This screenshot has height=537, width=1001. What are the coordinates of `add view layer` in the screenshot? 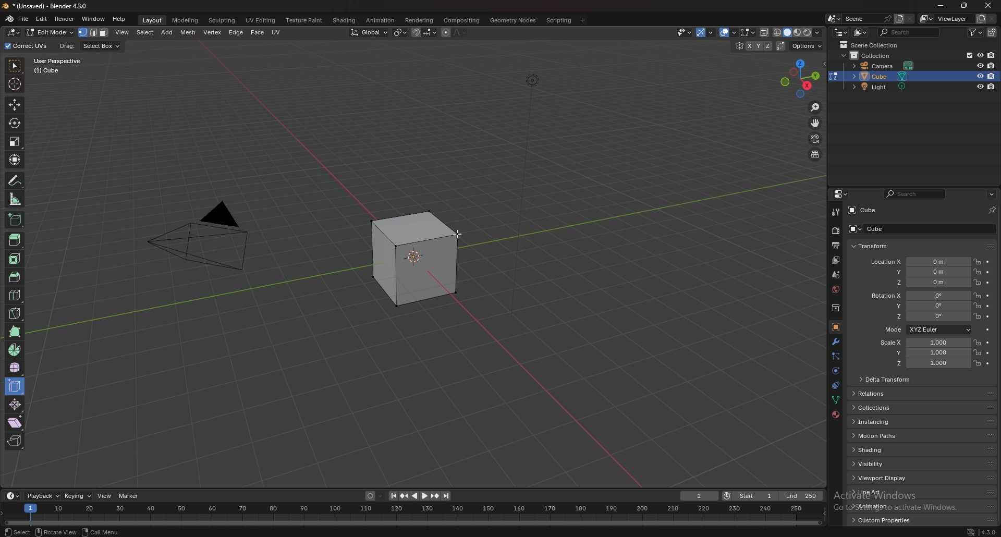 It's located at (980, 18).